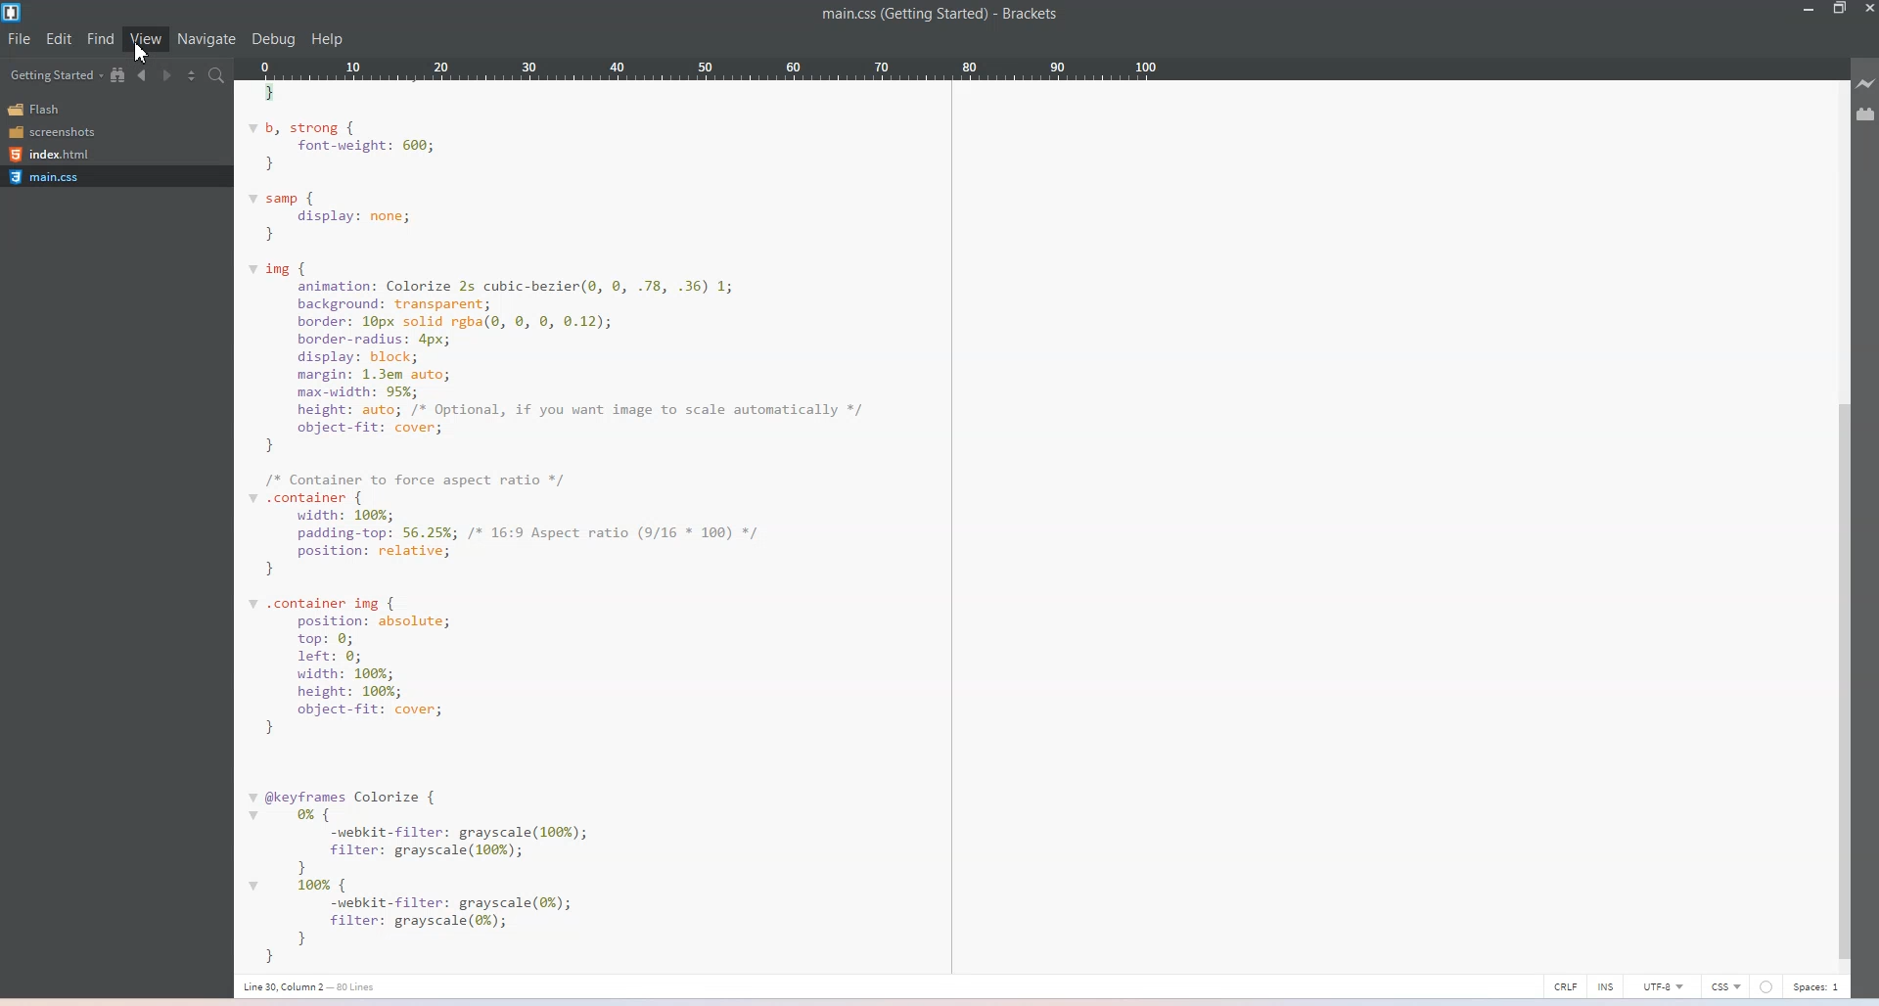 The image size is (1879, 1006). Describe the element at coordinates (59, 109) in the screenshot. I see `Flash` at that location.